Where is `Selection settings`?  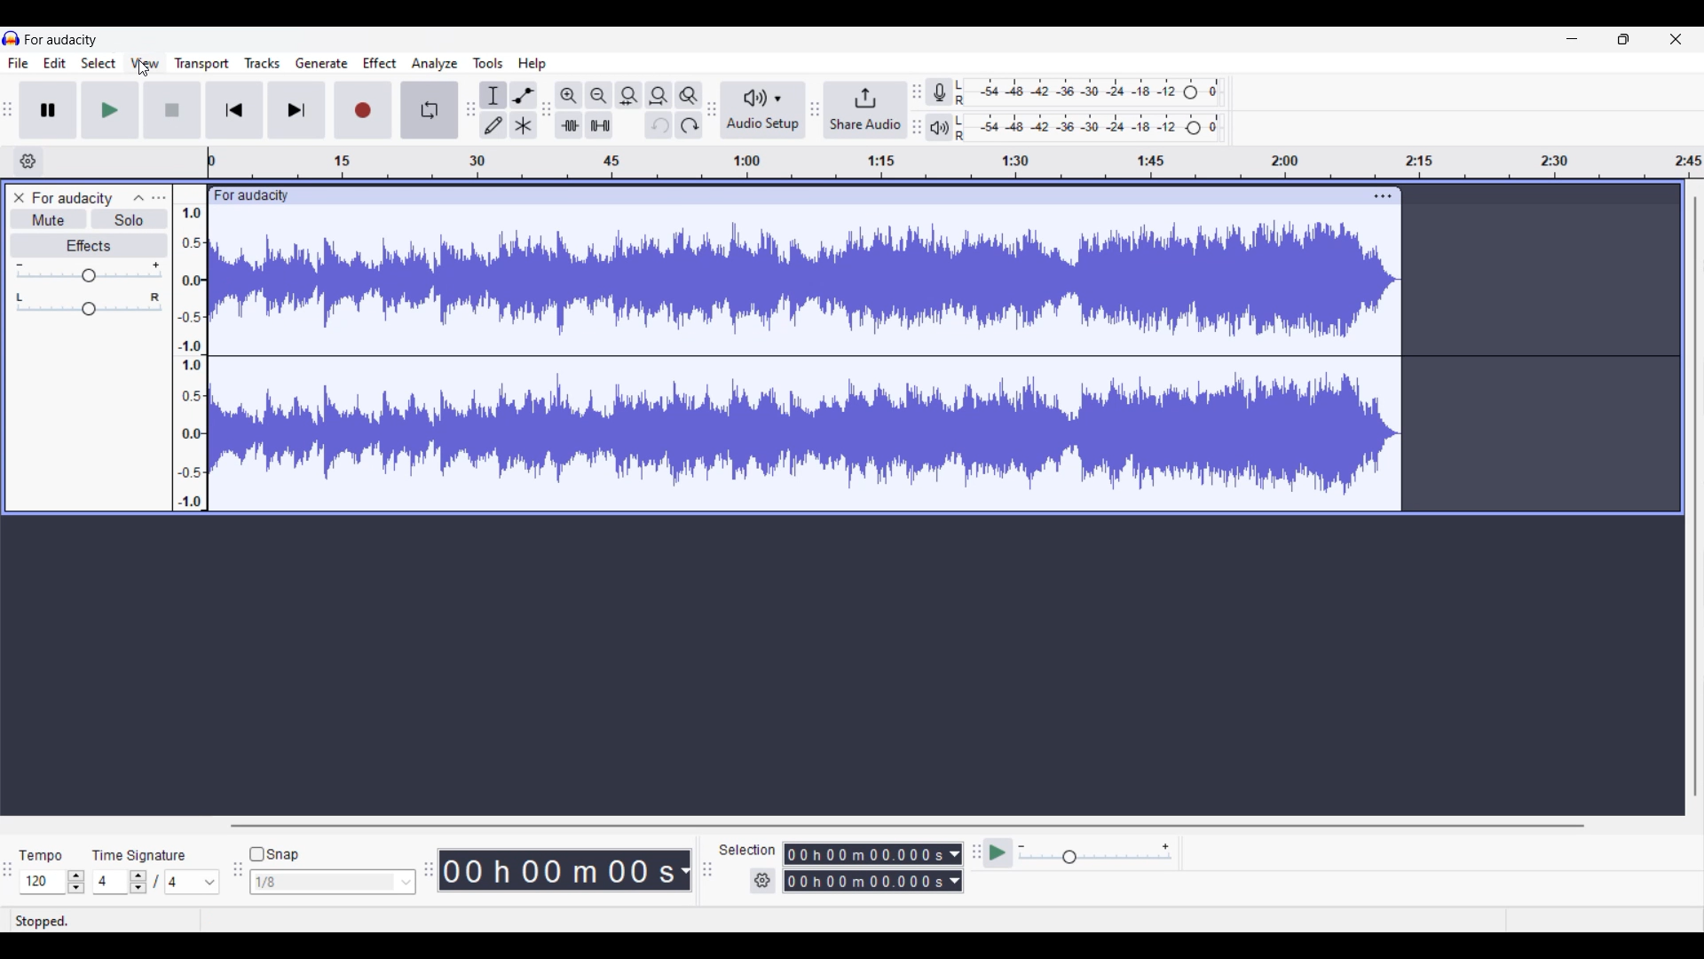
Selection settings is located at coordinates (762, 881).